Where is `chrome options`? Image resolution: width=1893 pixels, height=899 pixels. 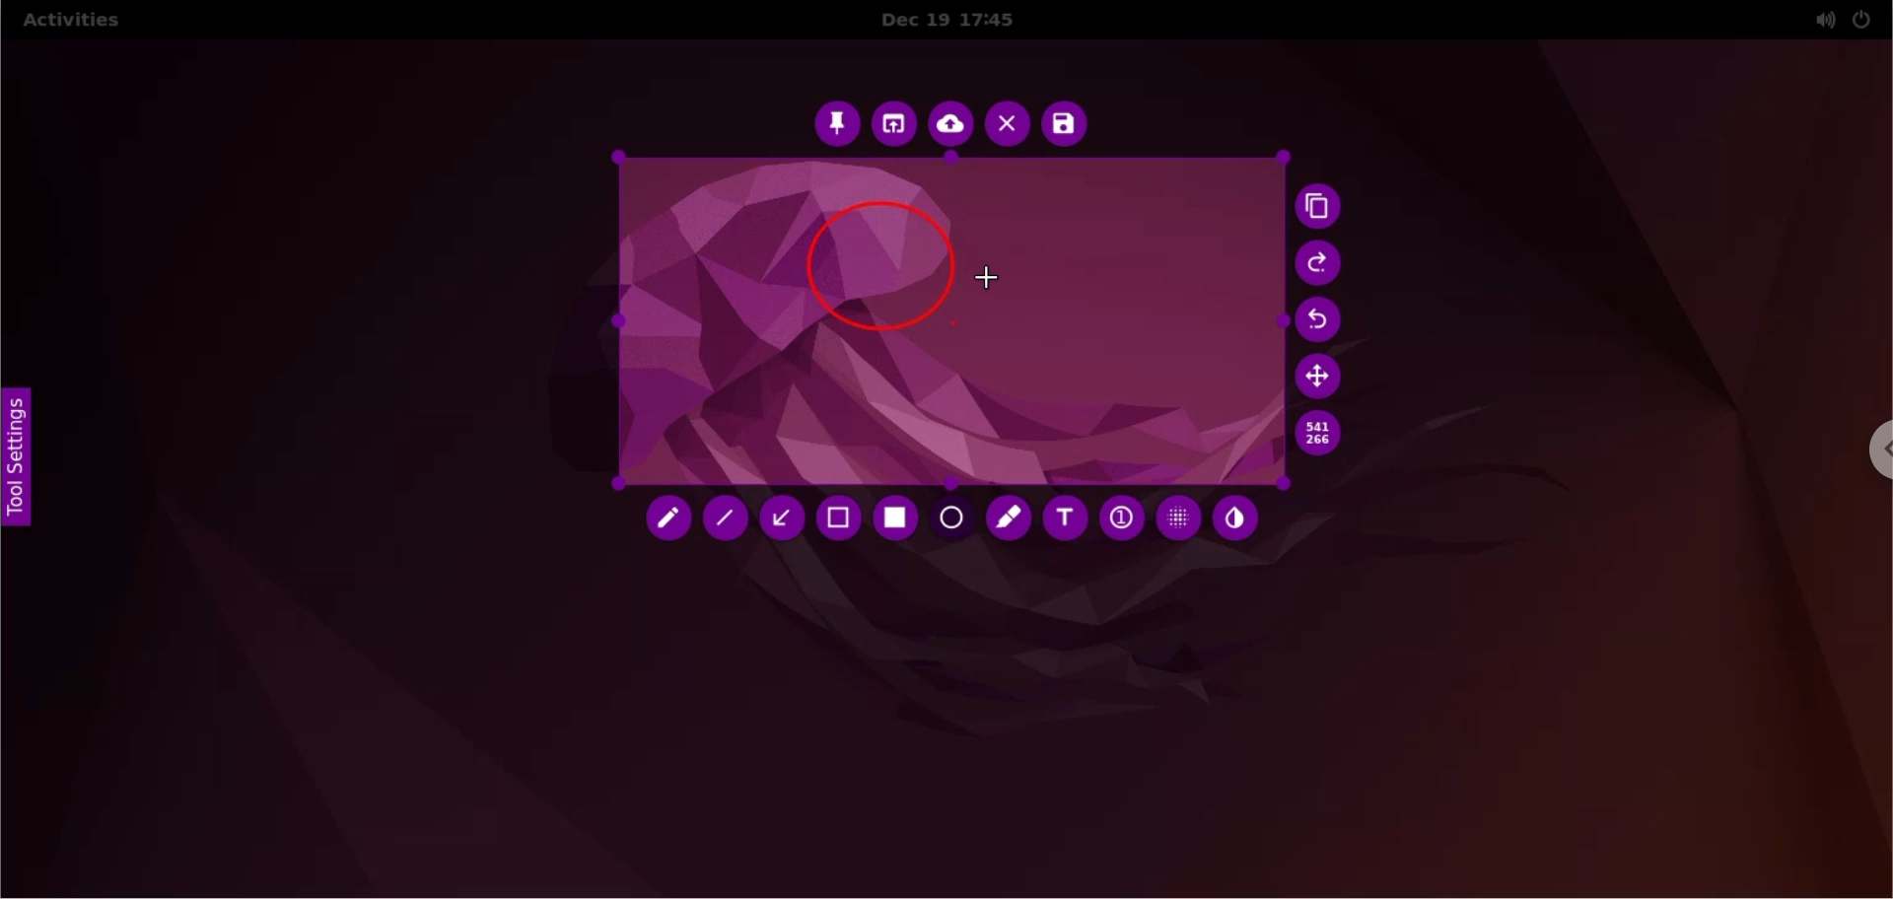
chrome options is located at coordinates (1869, 454).